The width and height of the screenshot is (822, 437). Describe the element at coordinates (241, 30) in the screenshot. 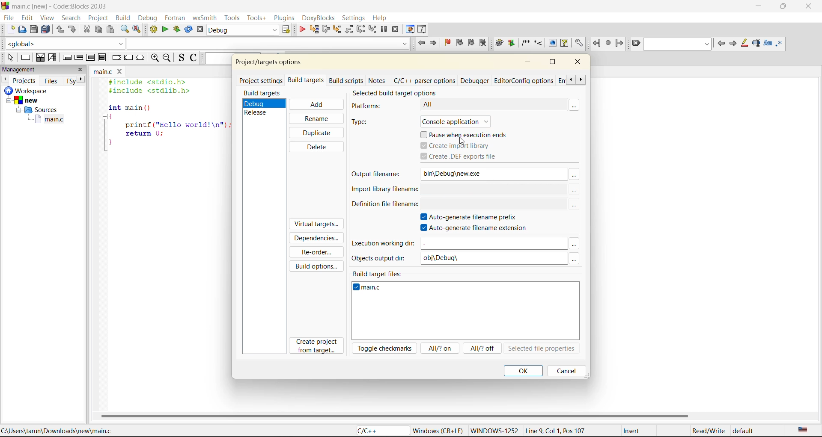

I see `build target` at that location.